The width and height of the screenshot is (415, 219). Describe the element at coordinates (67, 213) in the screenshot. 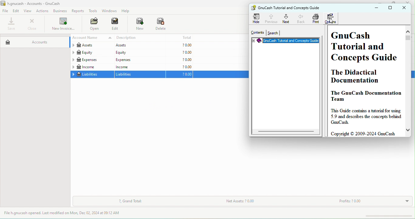

I see `file h.gnucash opened last modified on mon, dec 02,2024 at 09.12 am` at that location.